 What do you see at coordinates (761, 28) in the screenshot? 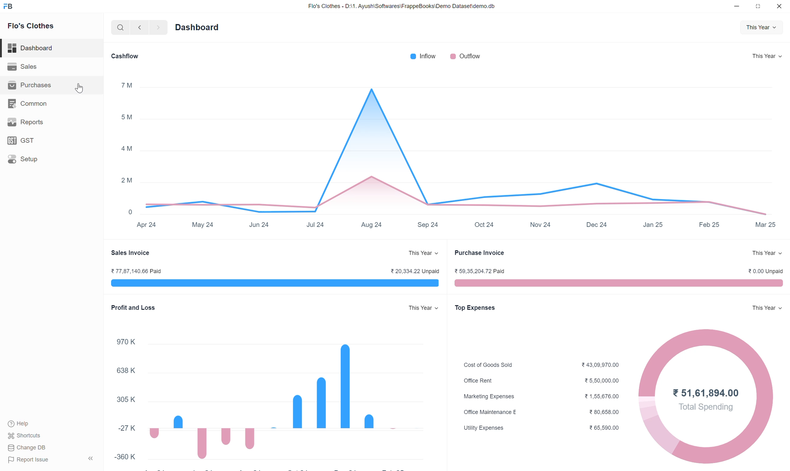
I see `This Year` at bounding box center [761, 28].